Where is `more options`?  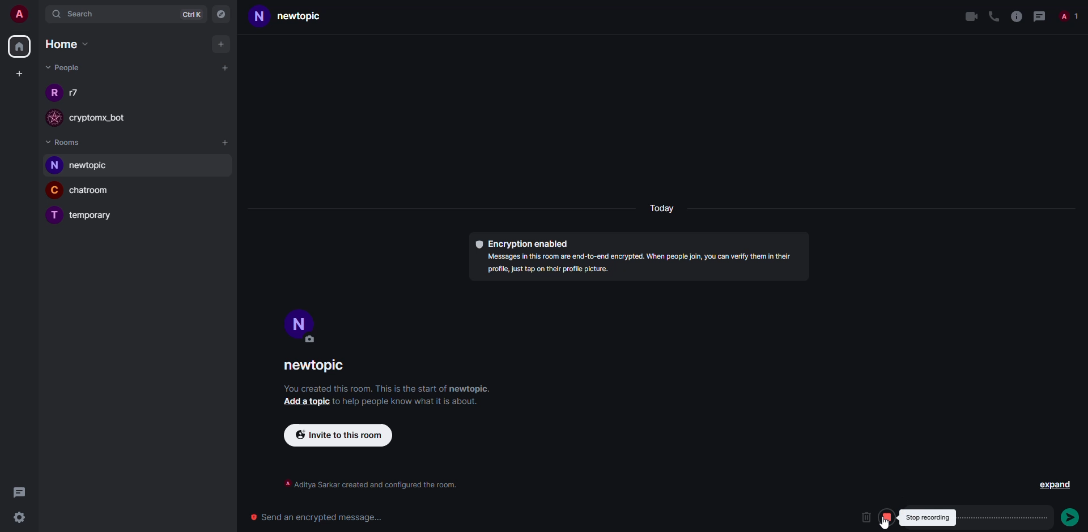 more options is located at coordinates (1031, 517).